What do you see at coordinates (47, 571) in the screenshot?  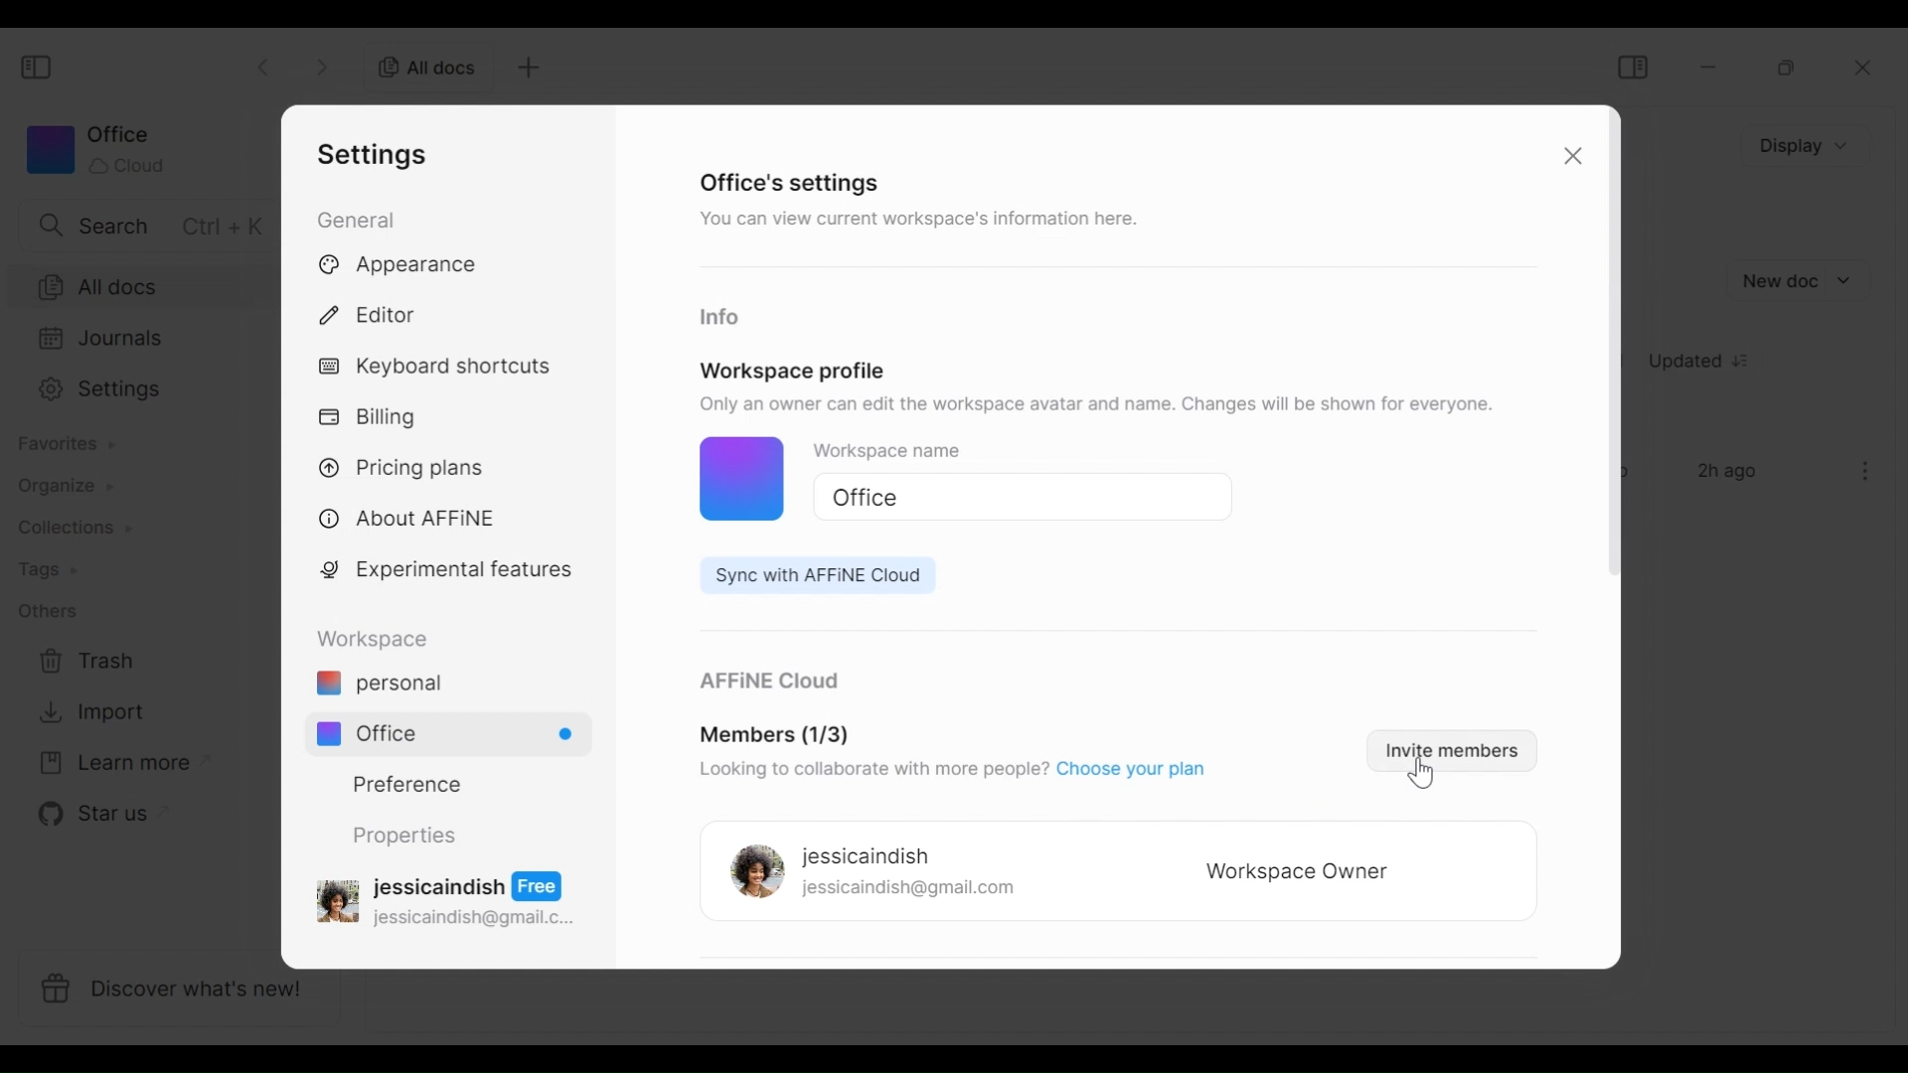 I see `Tags` at bounding box center [47, 571].